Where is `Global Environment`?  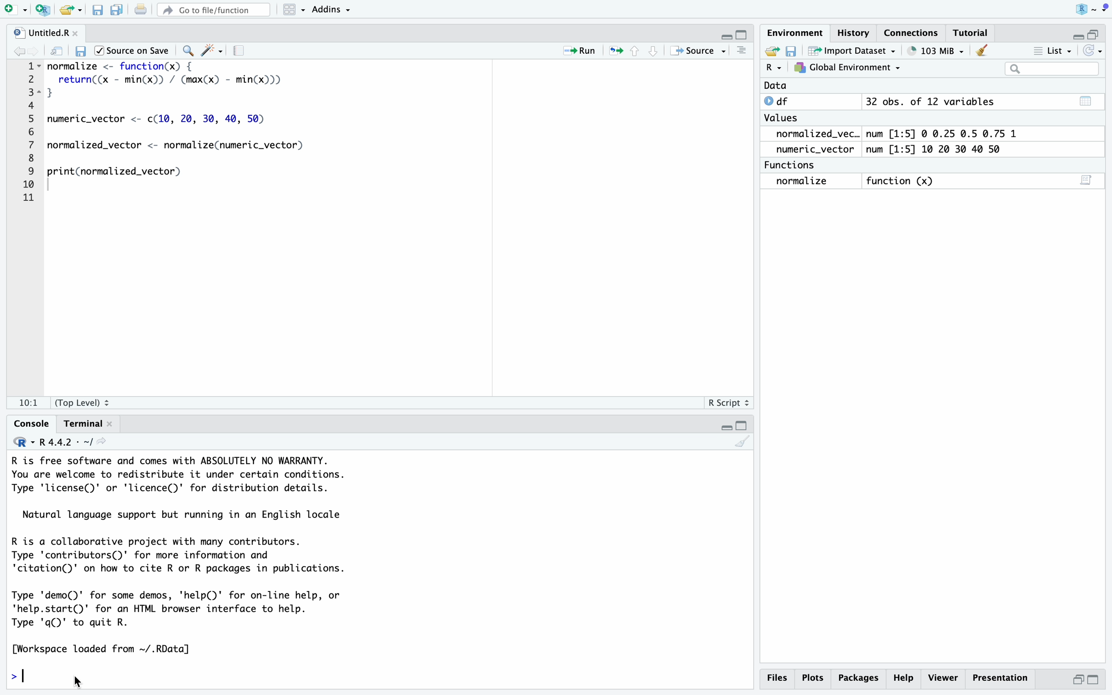
Global Environment is located at coordinates (846, 68).